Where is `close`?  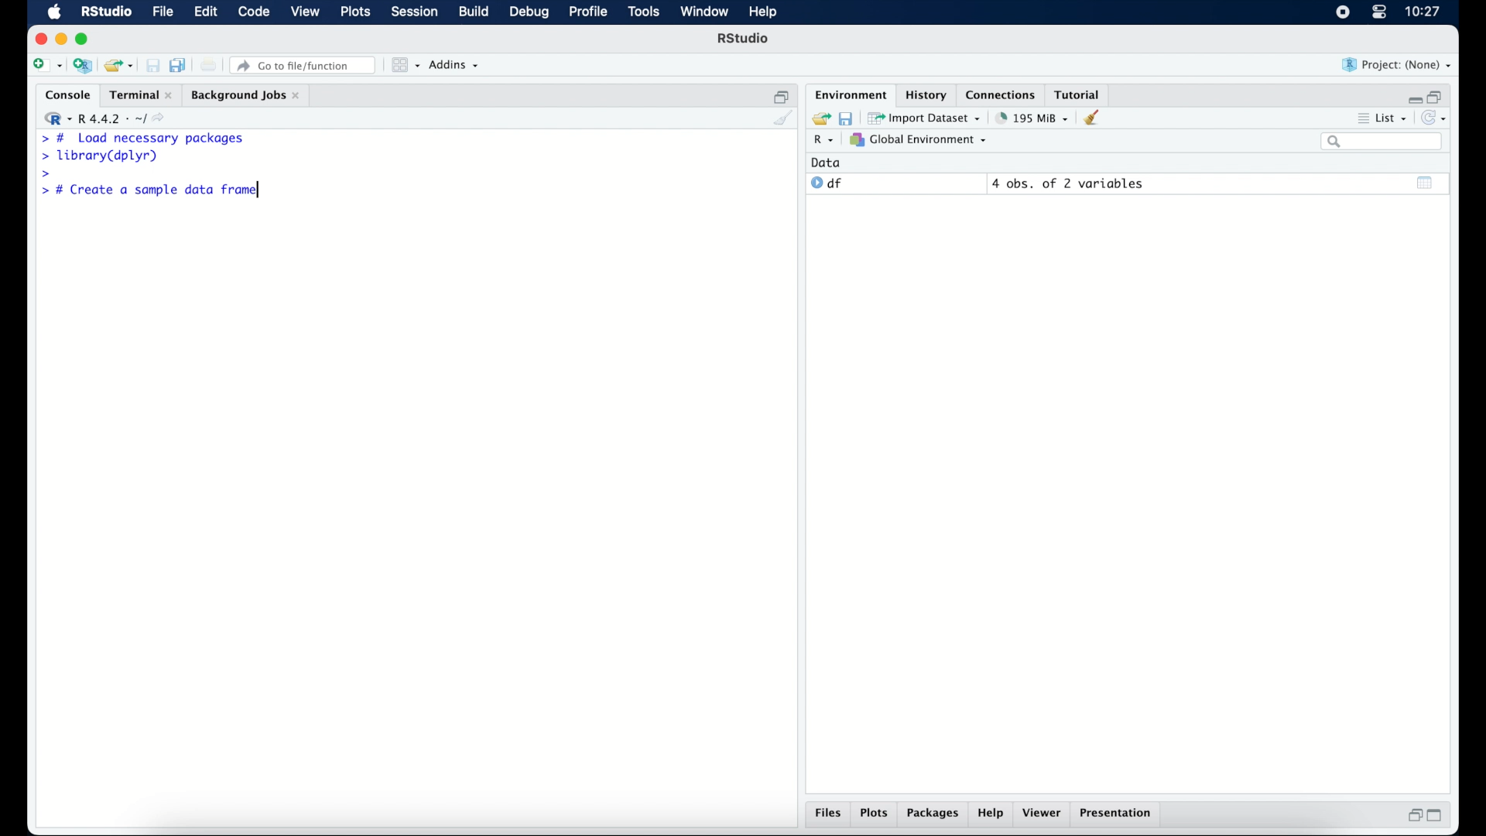
close is located at coordinates (41, 39).